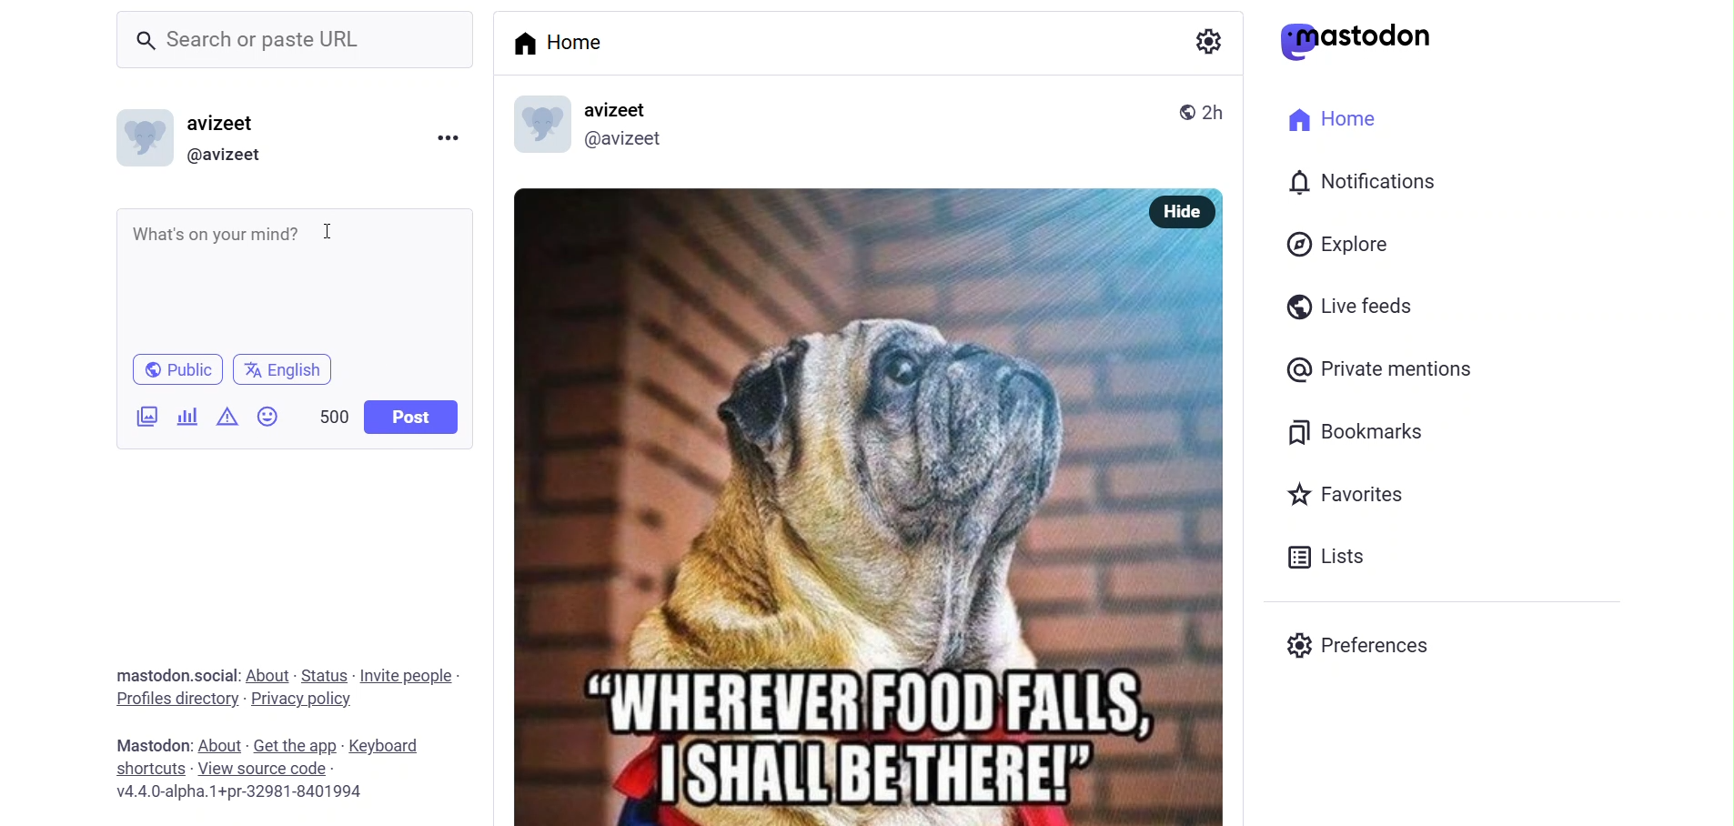  Describe the element at coordinates (229, 156) in the screenshot. I see `id` at that location.